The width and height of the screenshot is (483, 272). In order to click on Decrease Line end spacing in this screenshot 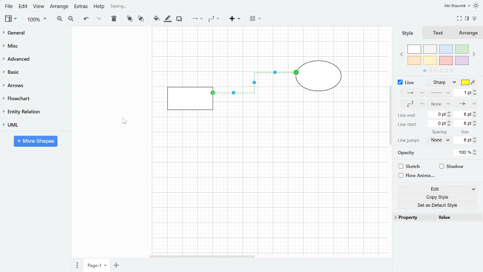, I will do `click(449, 116)`.